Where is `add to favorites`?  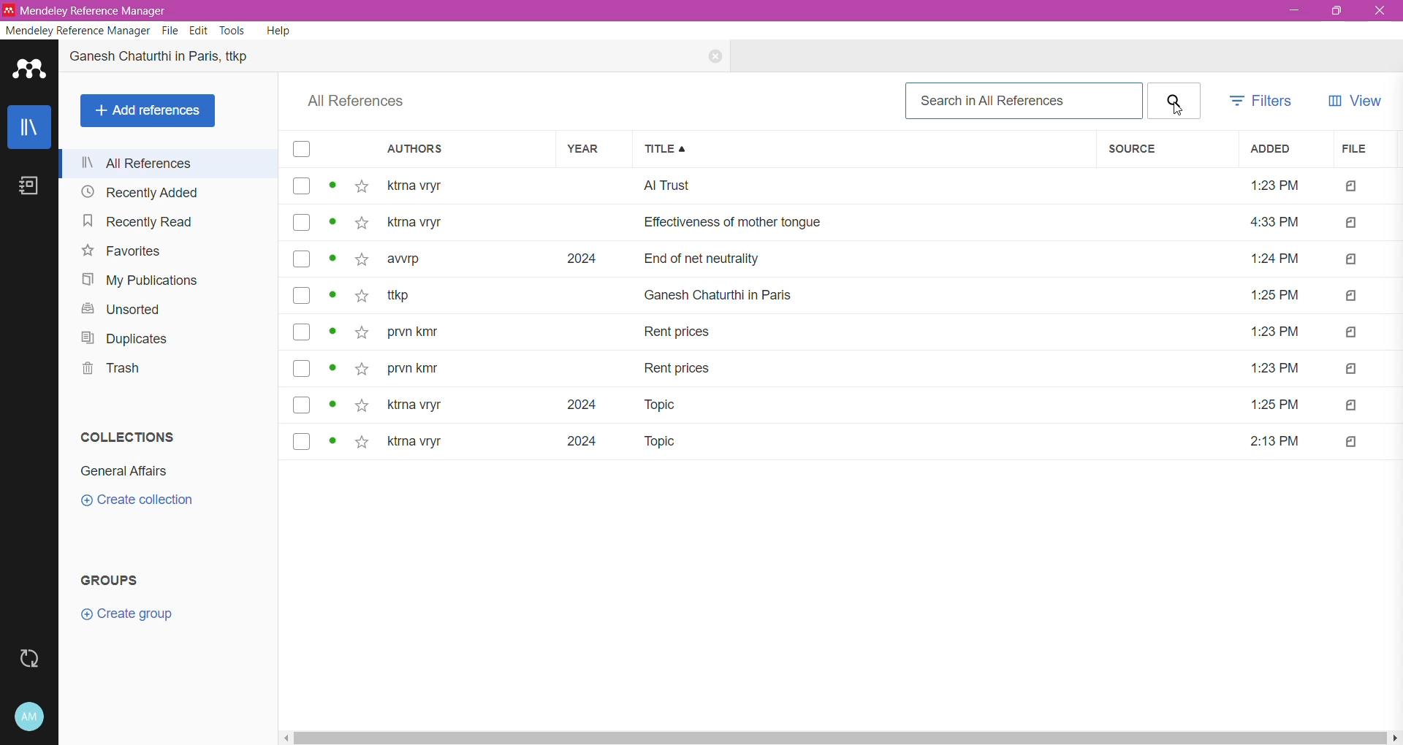
add to favorites is located at coordinates (360, 405).